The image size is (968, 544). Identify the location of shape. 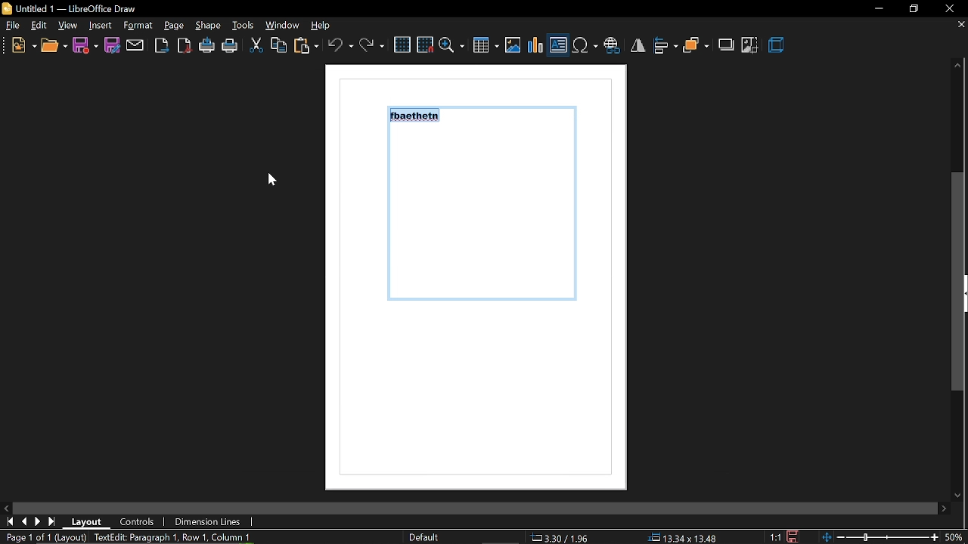
(100, 26).